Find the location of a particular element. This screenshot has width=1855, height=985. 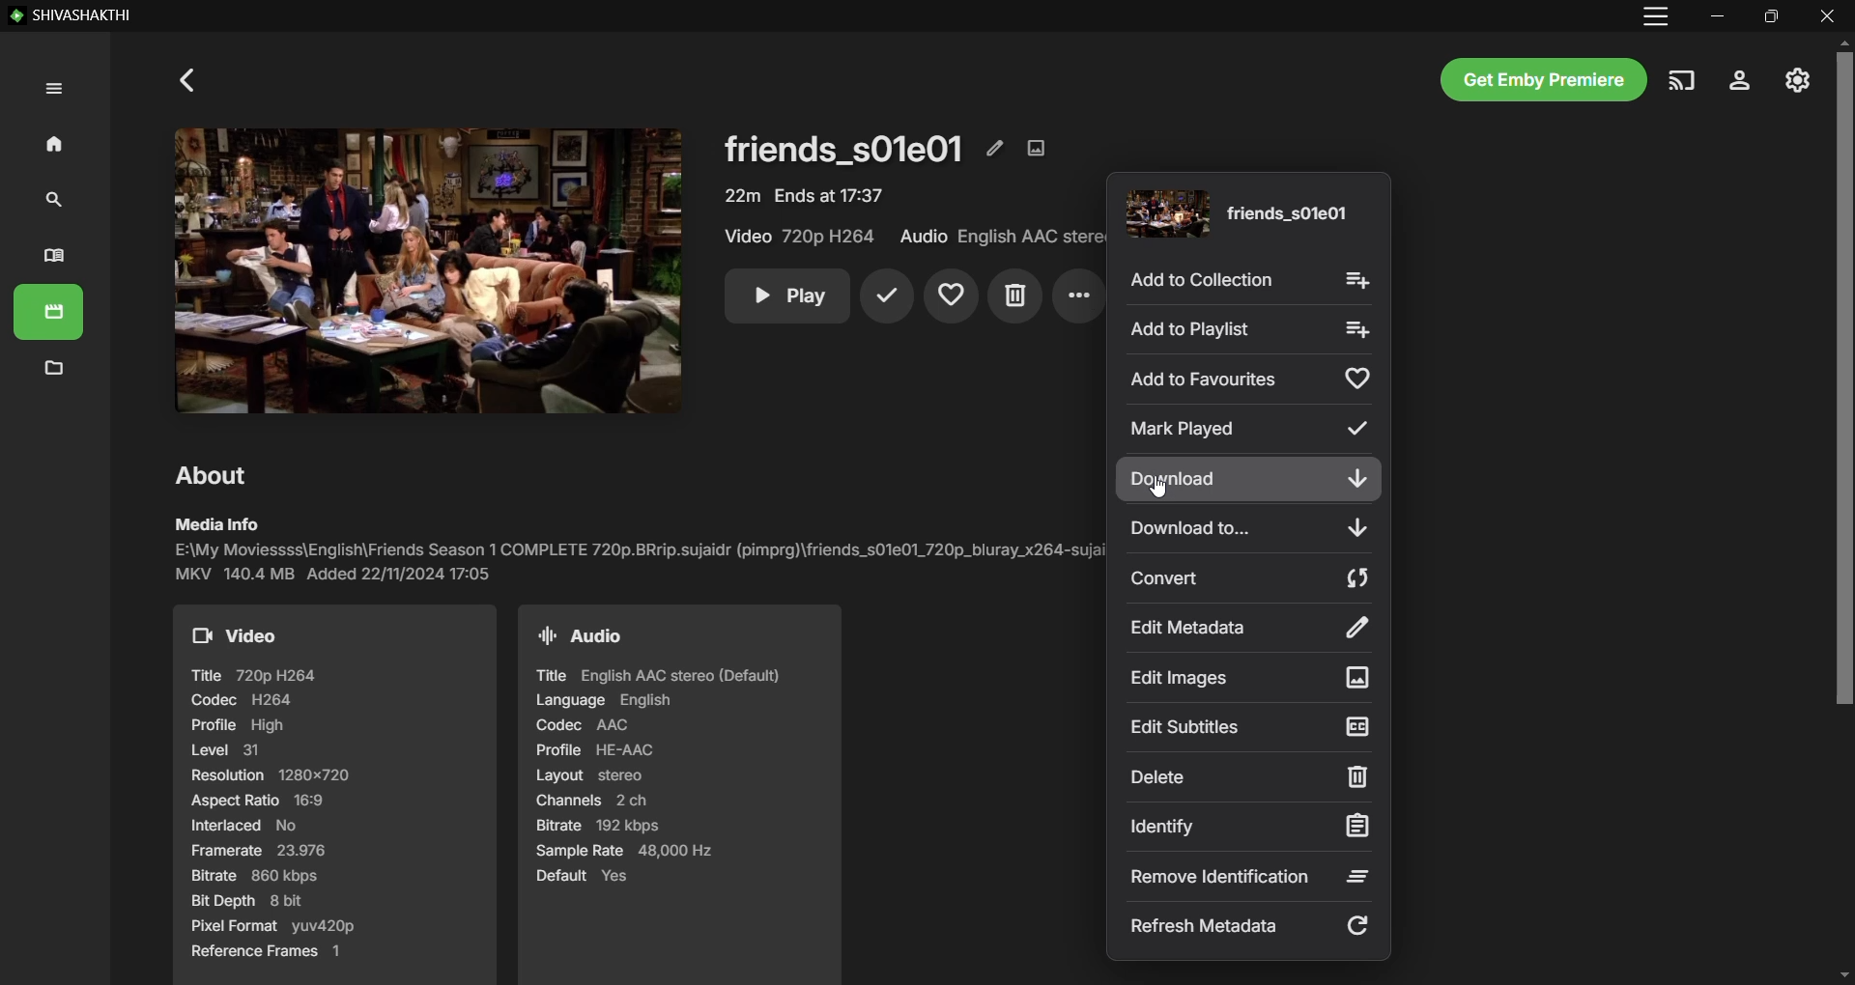

Selected TV episode image - Click to Play video is located at coordinates (418, 270).